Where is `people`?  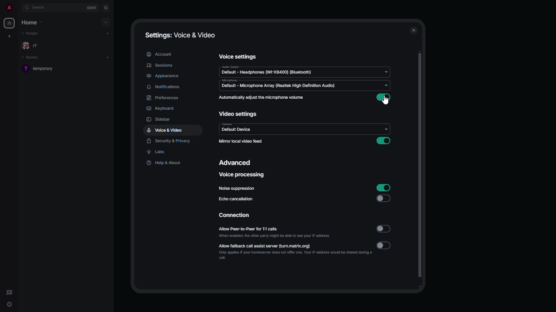
people is located at coordinates (31, 34).